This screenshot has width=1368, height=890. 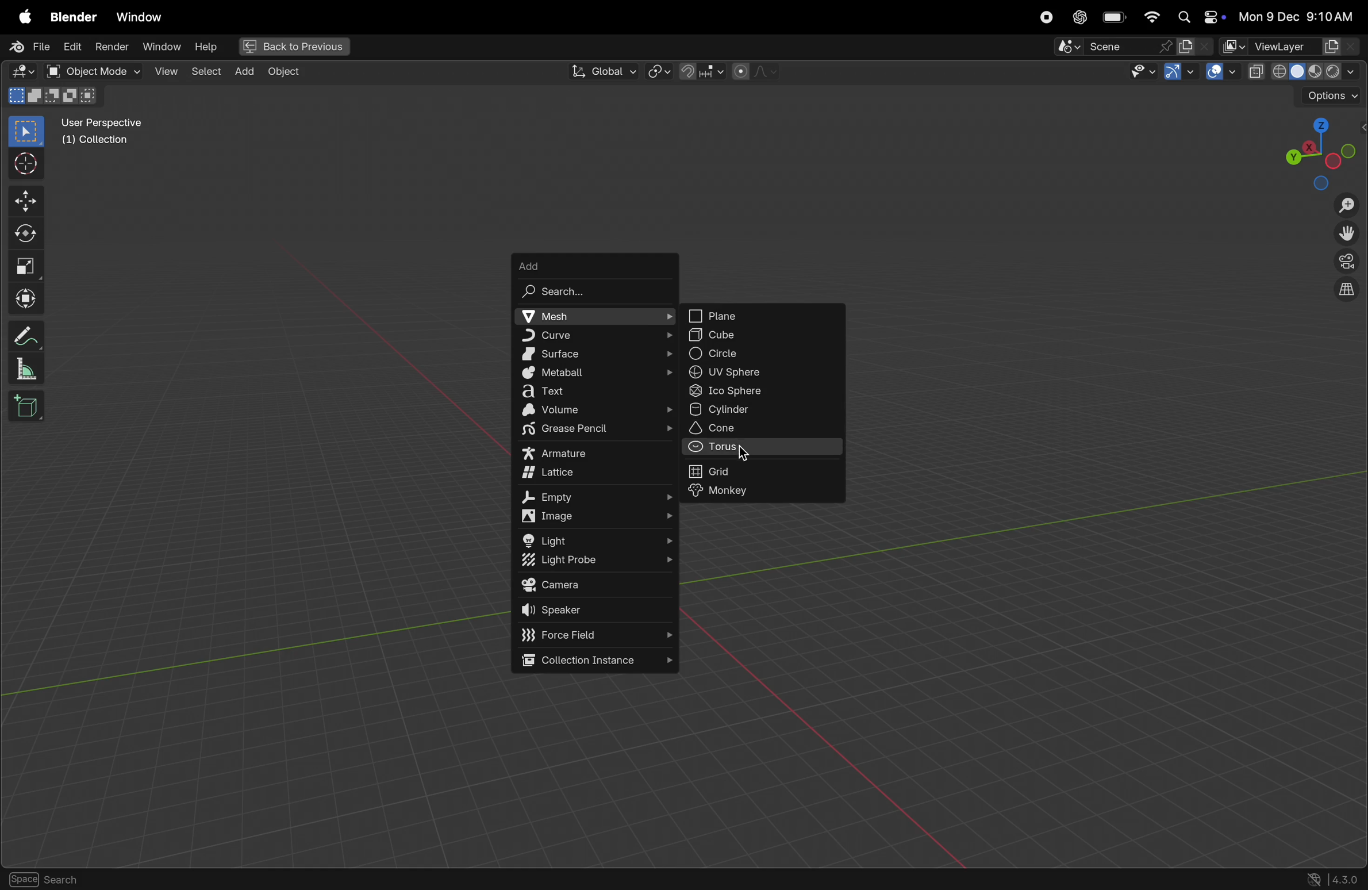 I want to click on grease pencil, so click(x=597, y=431).